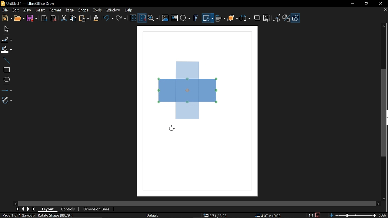 The image size is (388, 218). Describe the element at coordinates (34, 209) in the screenshot. I see `Last page` at that location.